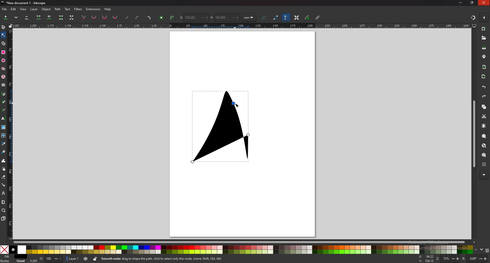 Image resolution: width=490 pixels, height=263 pixels. I want to click on straighten lines, so click(127, 18).